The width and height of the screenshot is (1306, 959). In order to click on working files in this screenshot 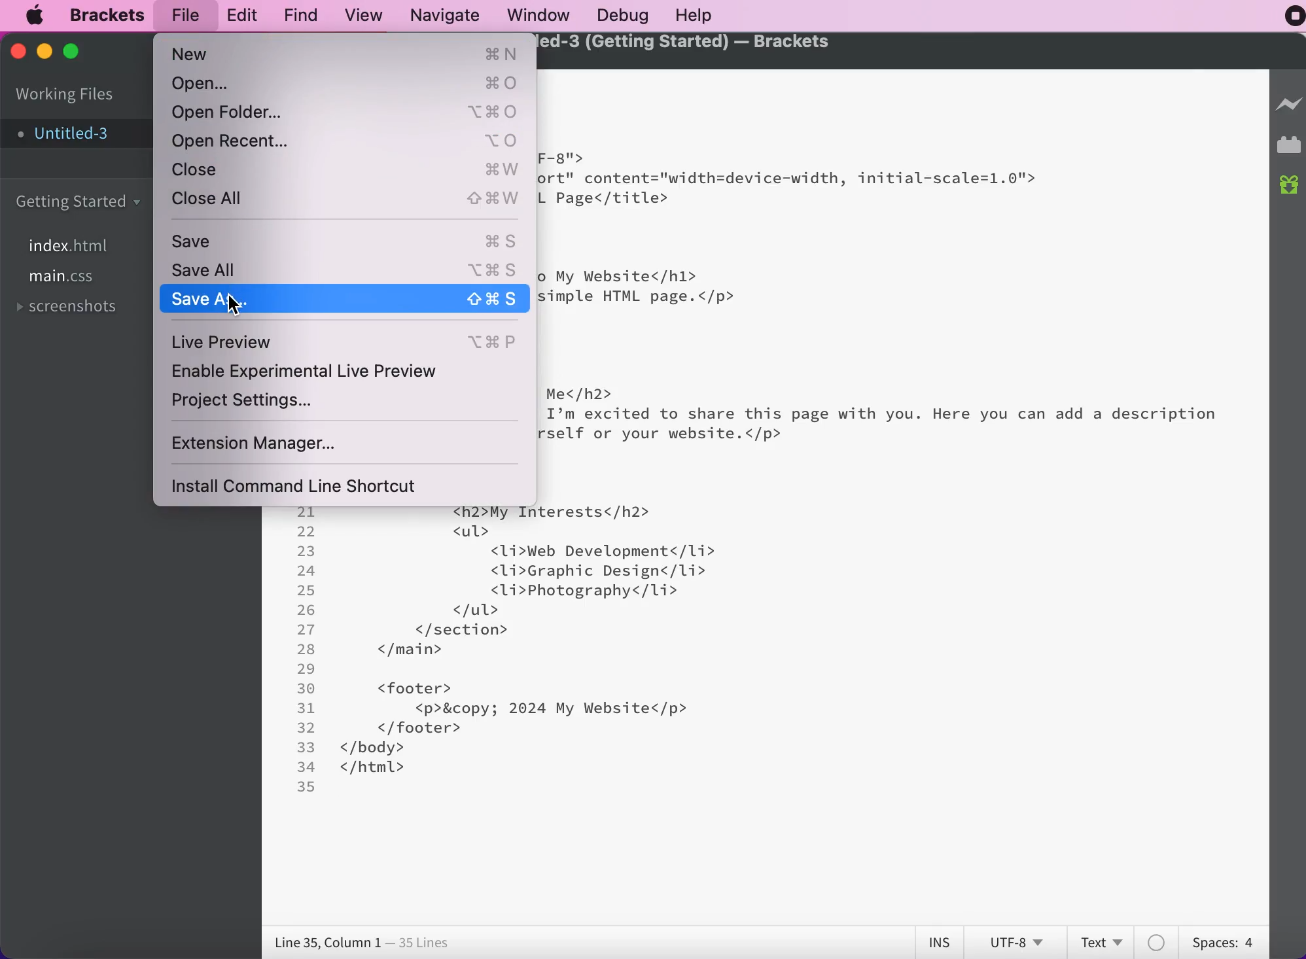, I will do `click(65, 96)`.